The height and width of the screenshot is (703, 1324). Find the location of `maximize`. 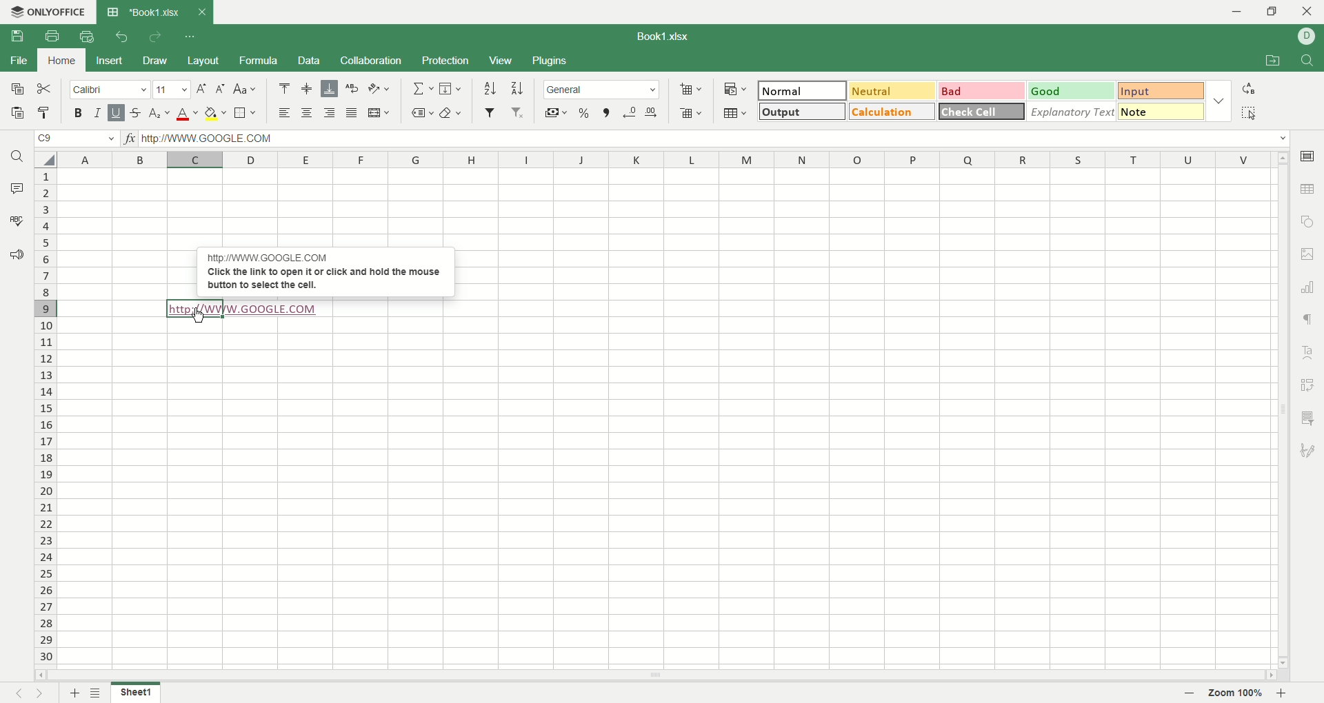

maximize is located at coordinates (1272, 12).